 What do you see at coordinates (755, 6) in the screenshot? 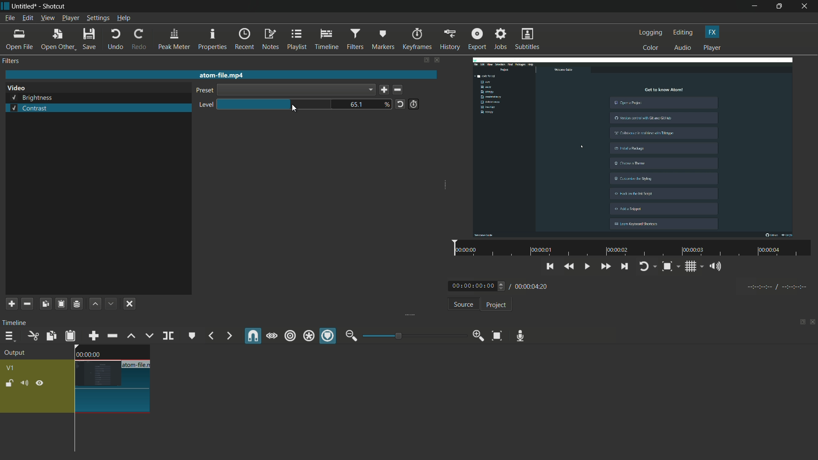
I see `minimize` at bounding box center [755, 6].